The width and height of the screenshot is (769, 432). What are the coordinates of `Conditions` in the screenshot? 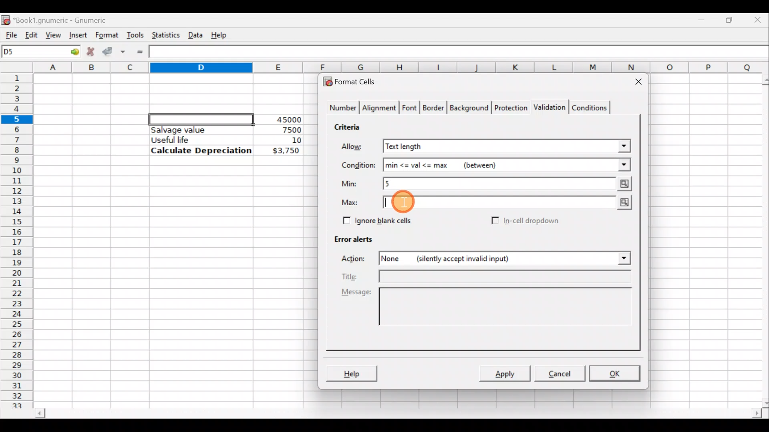 It's located at (589, 107).